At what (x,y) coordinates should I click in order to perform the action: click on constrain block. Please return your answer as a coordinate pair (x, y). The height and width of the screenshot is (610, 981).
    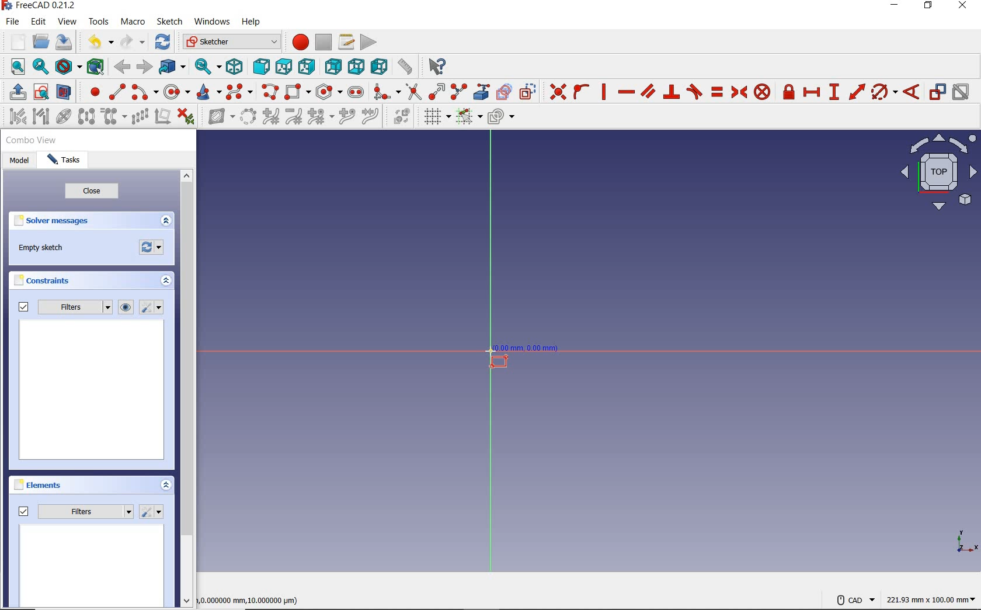
    Looking at the image, I should click on (763, 92).